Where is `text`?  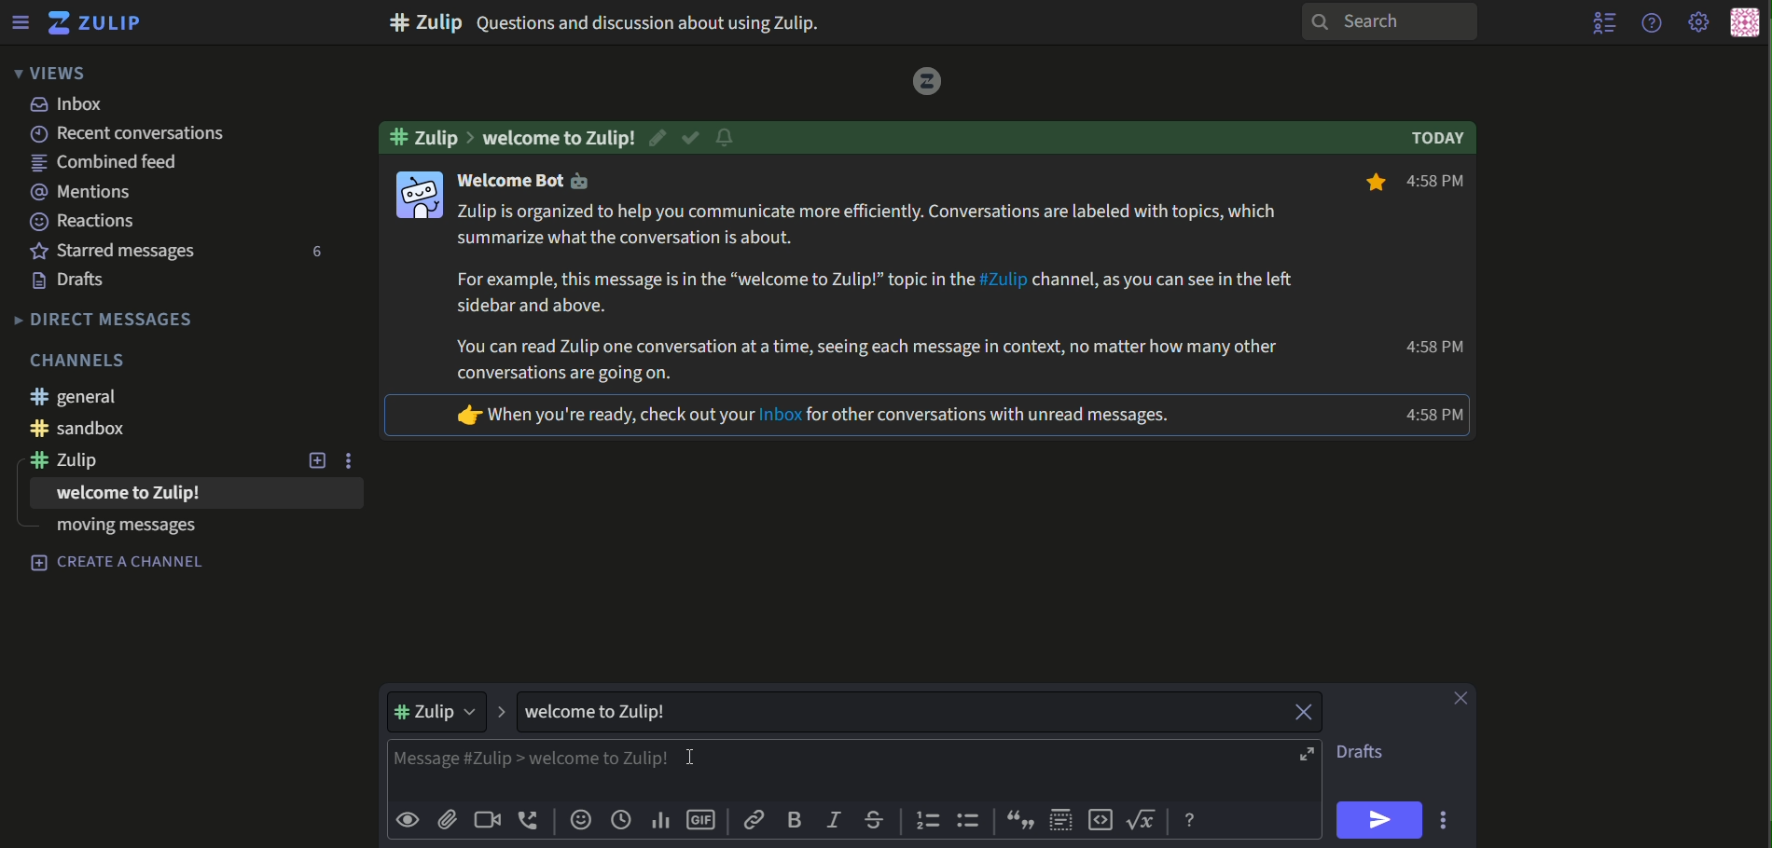
text is located at coordinates (116, 251).